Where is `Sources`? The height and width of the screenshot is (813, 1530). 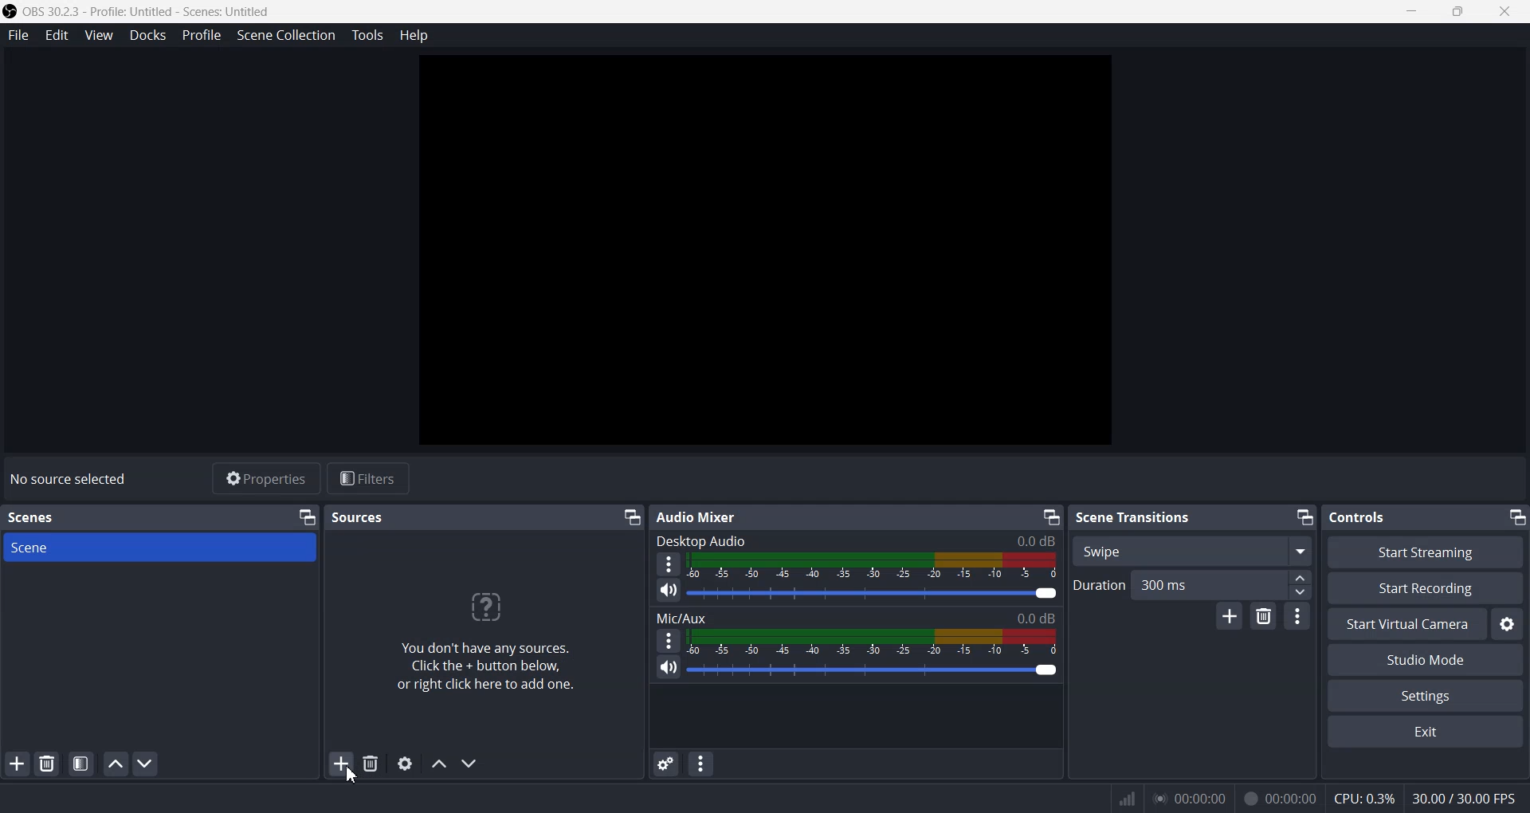 Sources is located at coordinates (361, 517).